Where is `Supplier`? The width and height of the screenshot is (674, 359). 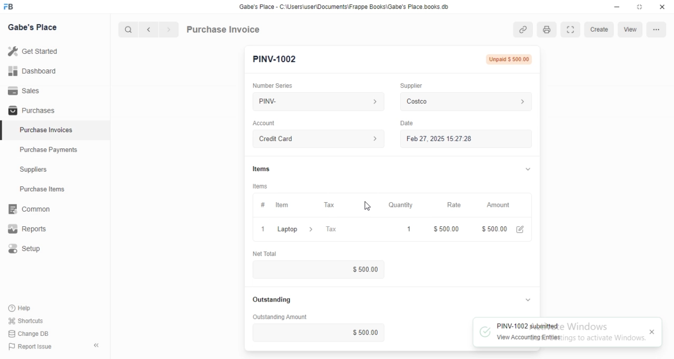 Supplier is located at coordinates (412, 86).